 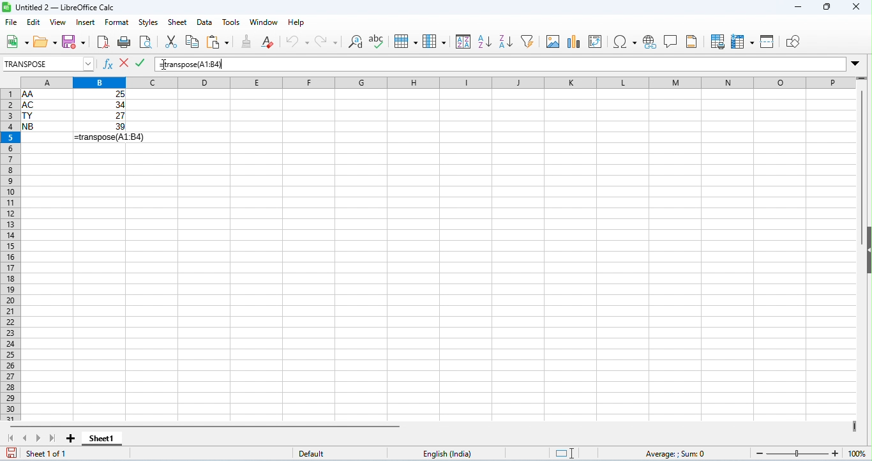 What do you see at coordinates (13, 452) in the screenshot?
I see `save` at bounding box center [13, 452].